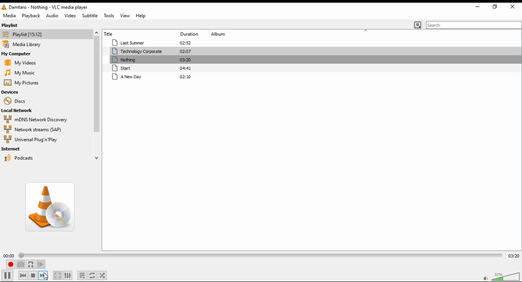 This screenshot has width=522, height=282. Describe the element at coordinates (110, 16) in the screenshot. I see `tools` at that location.